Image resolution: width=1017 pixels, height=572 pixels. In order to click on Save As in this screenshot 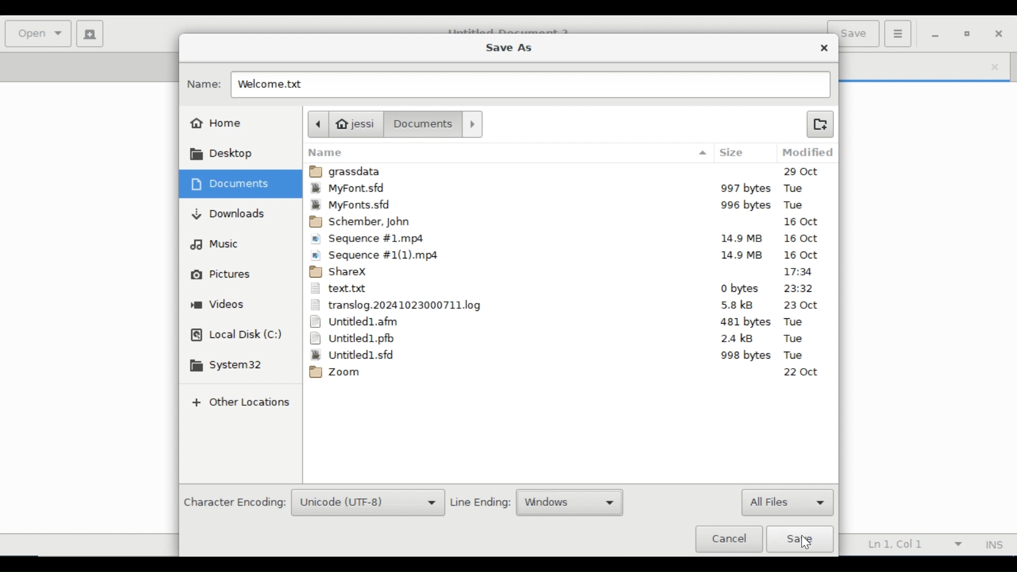, I will do `click(507, 49)`.